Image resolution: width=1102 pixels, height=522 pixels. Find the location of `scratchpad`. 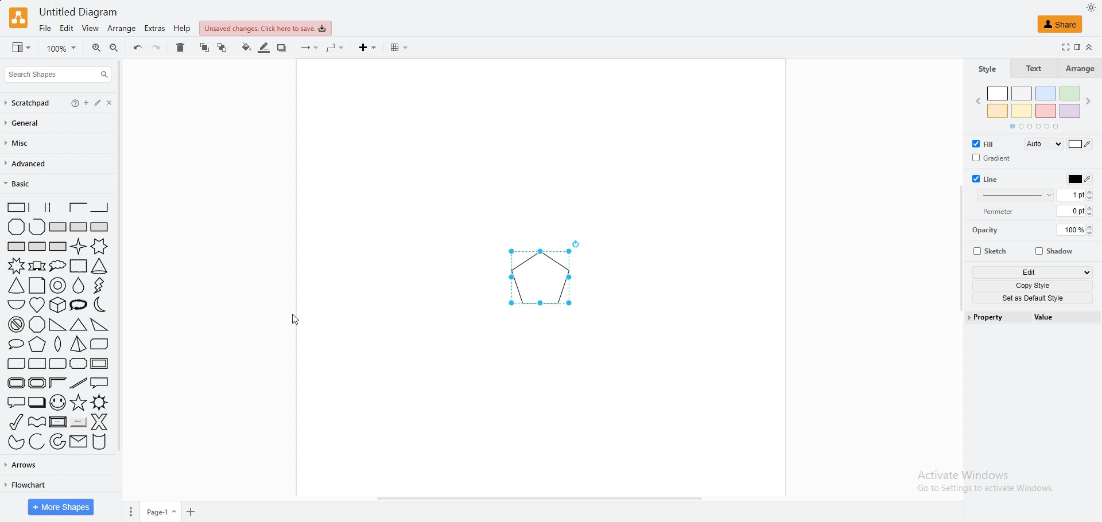

scratchpad is located at coordinates (29, 103).